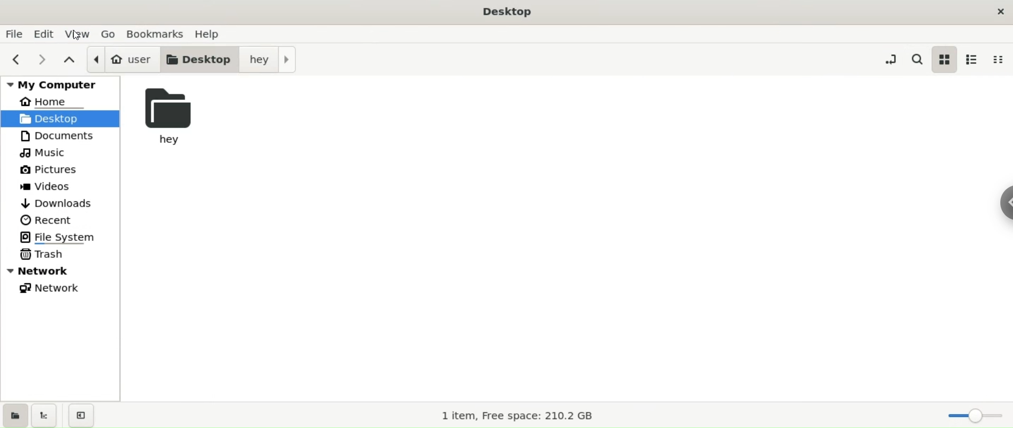 The width and height of the screenshot is (1013, 428). I want to click on edit, so click(45, 34).